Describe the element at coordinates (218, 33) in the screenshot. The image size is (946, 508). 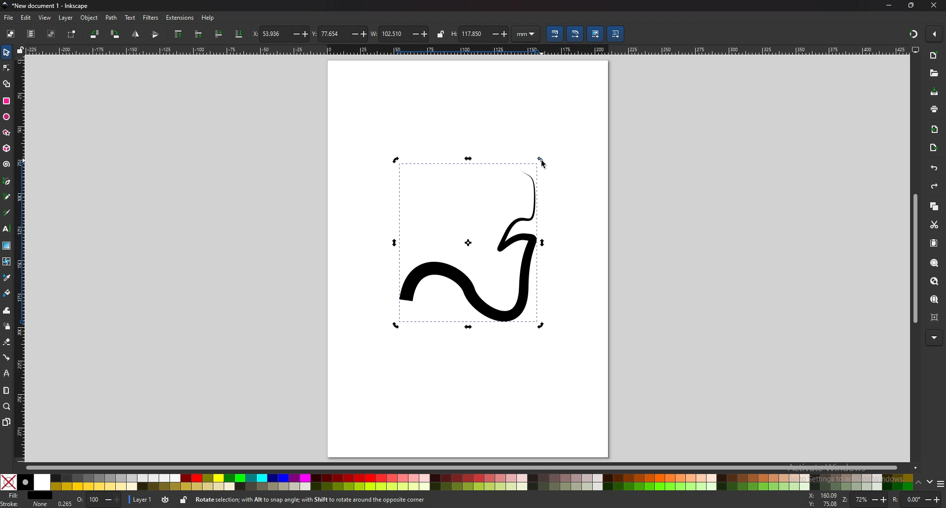
I see `lower selection one step` at that location.